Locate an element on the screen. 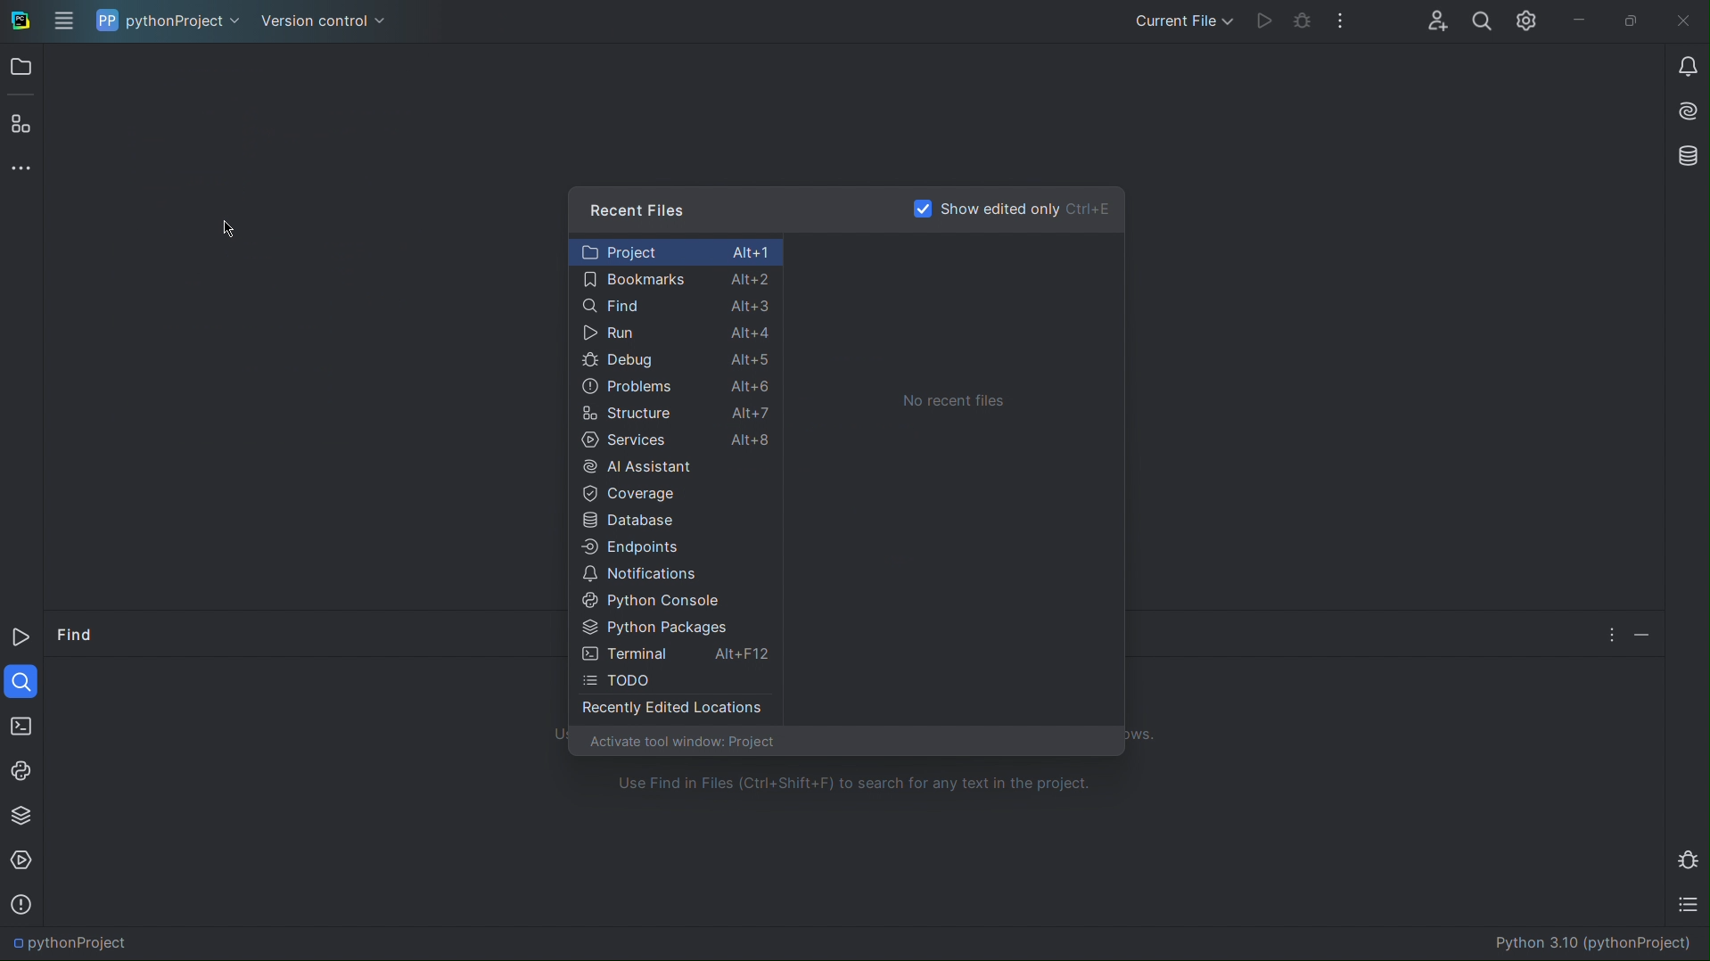 The width and height of the screenshot is (1710, 961). Search is located at coordinates (1480, 20).